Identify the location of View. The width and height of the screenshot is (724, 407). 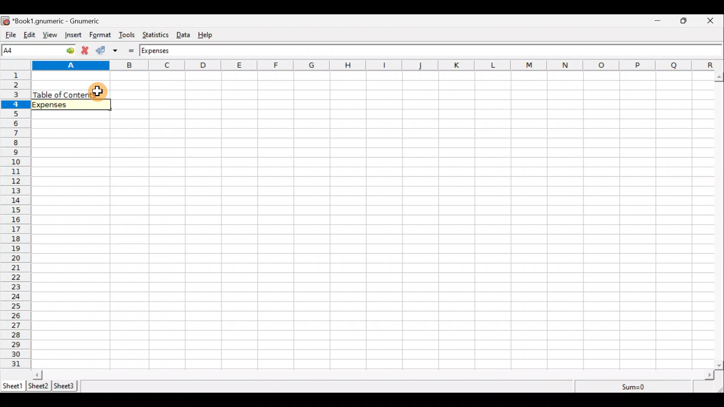
(50, 35).